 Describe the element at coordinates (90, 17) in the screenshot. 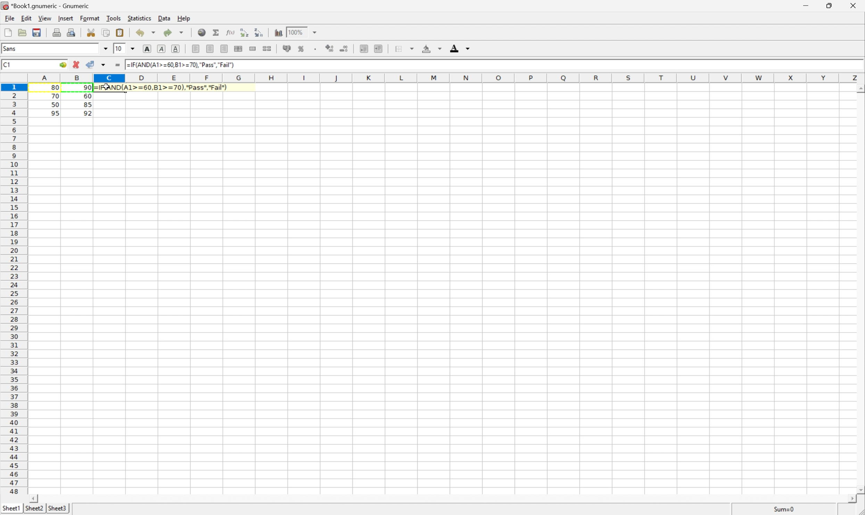

I see `Format` at that location.